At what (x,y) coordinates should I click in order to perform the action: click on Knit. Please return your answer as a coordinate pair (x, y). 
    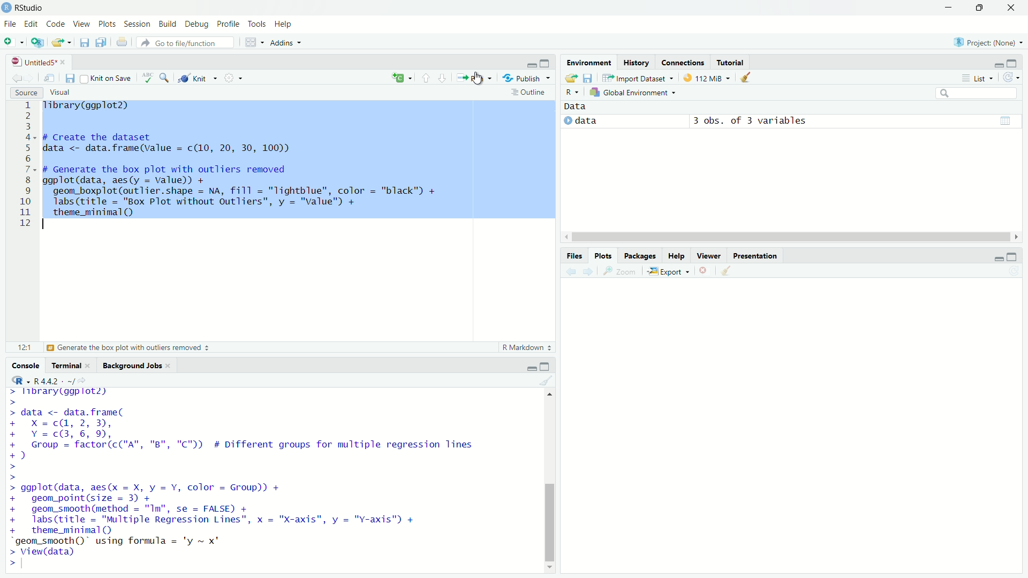
    Looking at the image, I should click on (193, 79).